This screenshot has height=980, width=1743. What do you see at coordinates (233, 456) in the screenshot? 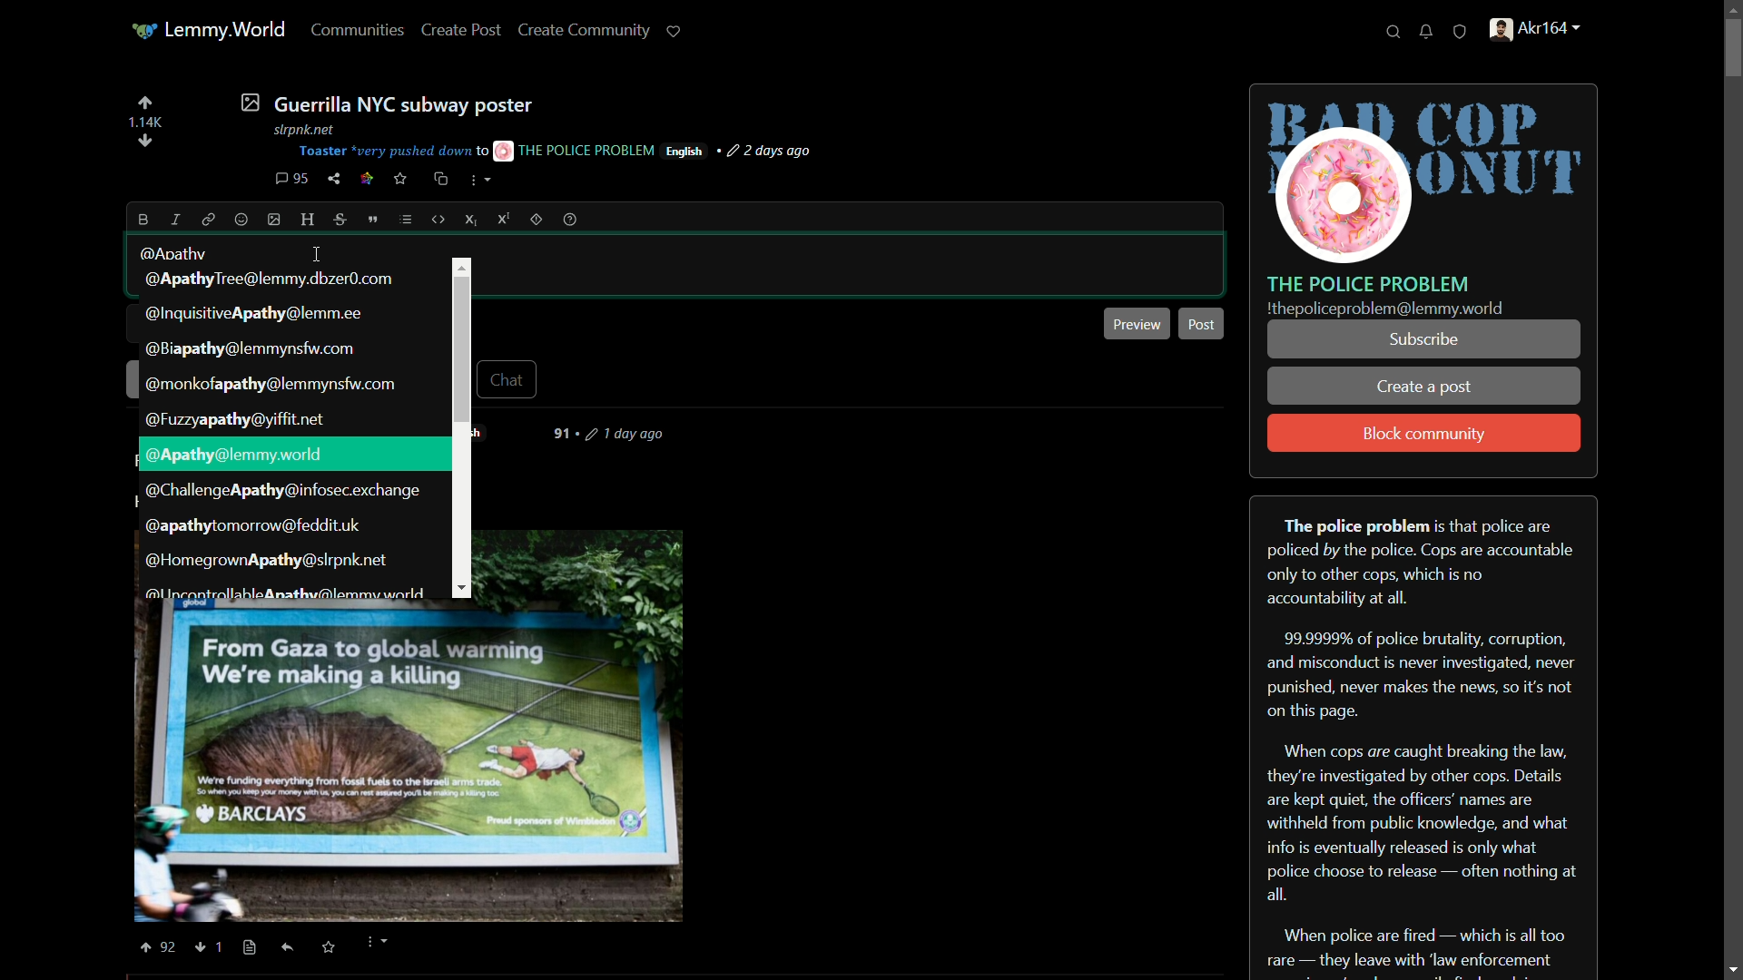
I see `username` at bounding box center [233, 456].